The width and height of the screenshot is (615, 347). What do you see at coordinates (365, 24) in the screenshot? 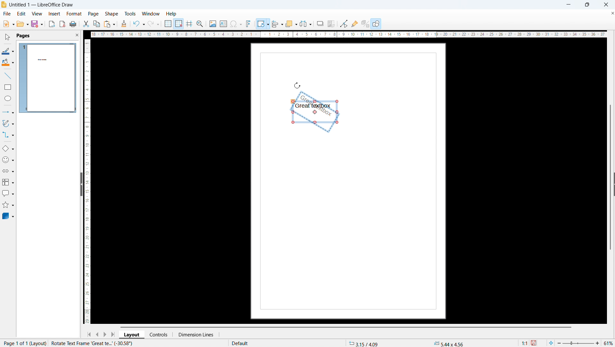
I see `toggle extrusion` at bounding box center [365, 24].